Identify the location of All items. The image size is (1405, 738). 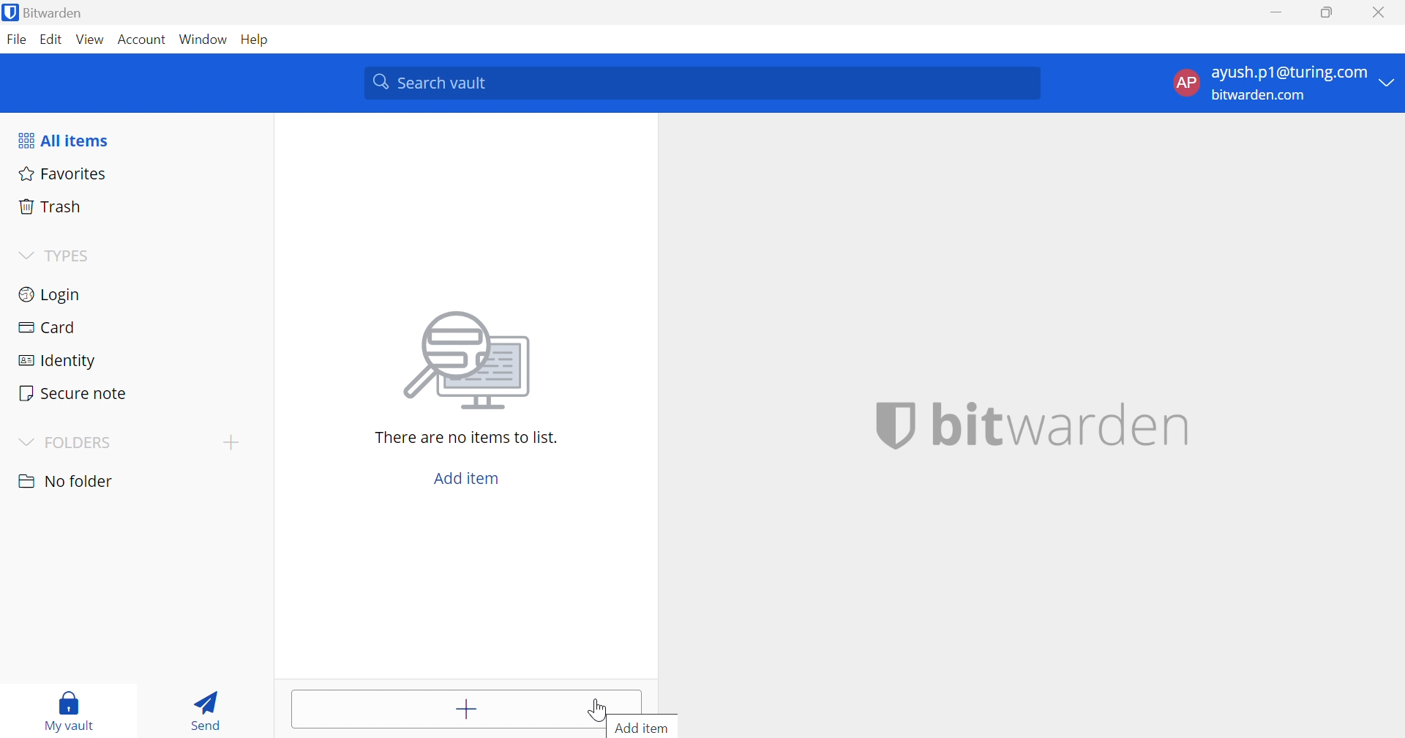
(65, 140).